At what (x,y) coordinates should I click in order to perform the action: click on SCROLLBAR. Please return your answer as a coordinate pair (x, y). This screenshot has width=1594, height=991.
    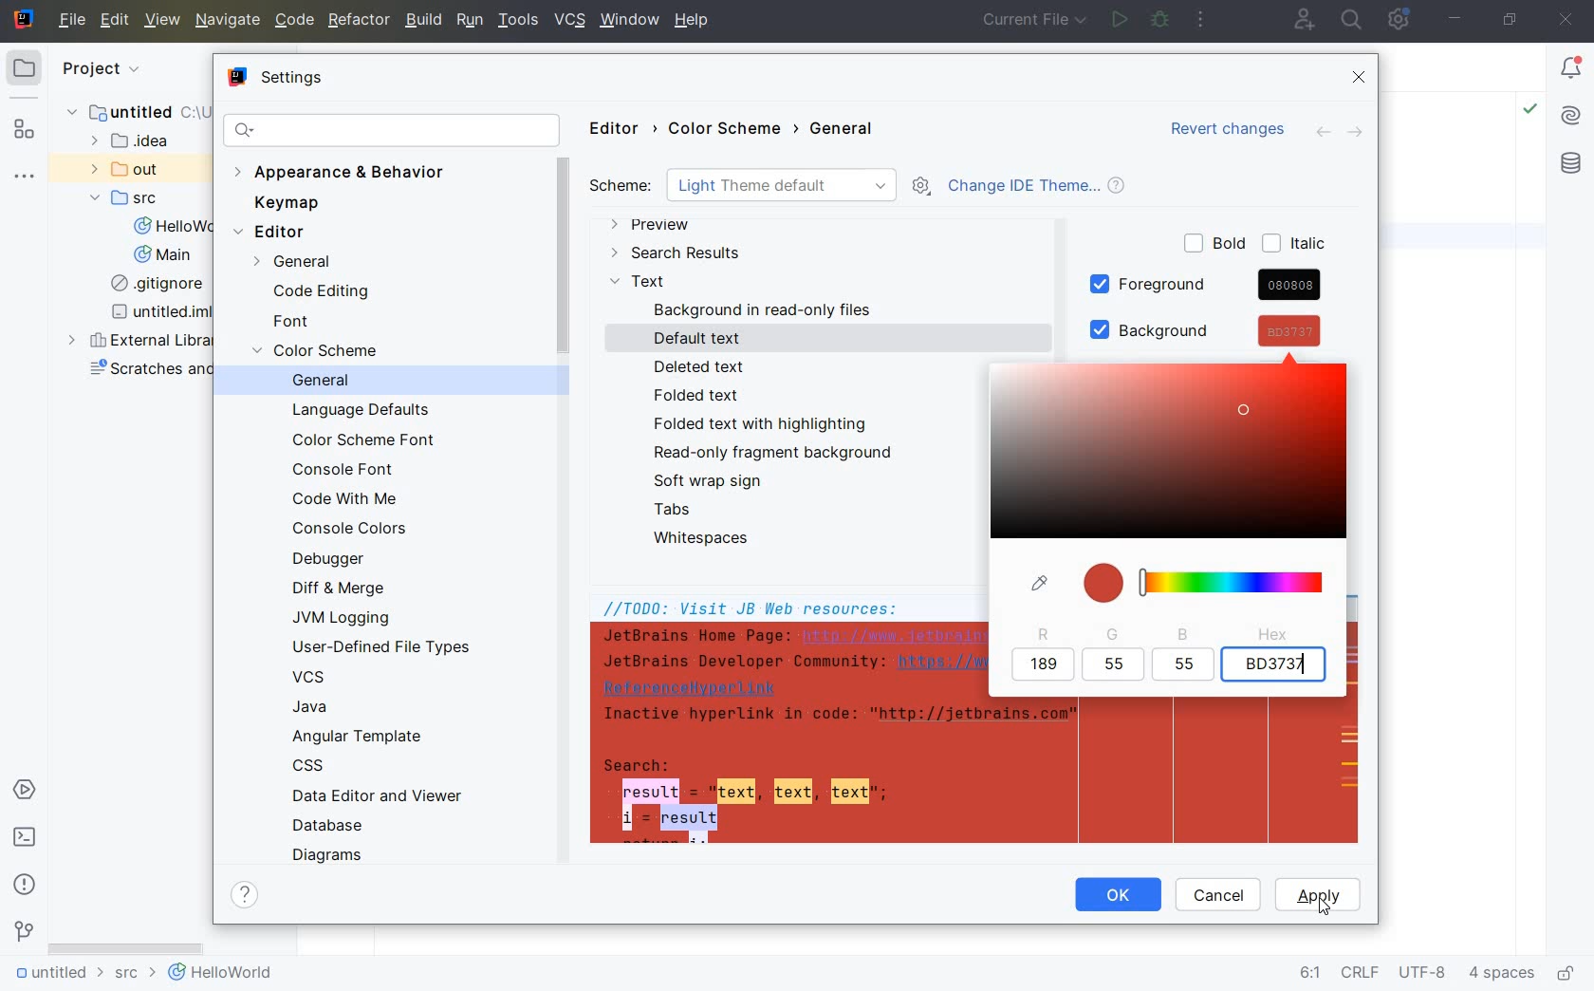
    Looking at the image, I should click on (1350, 631).